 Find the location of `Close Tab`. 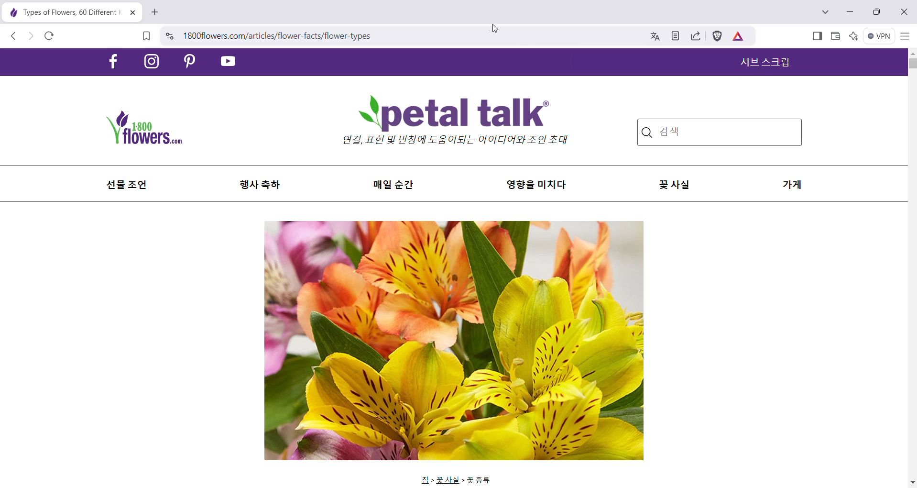

Close Tab is located at coordinates (131, 12).